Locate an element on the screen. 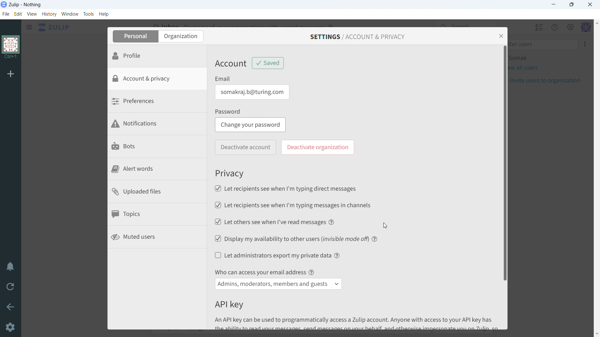 Image resolution: width=600 pixels, height=337 pixels. help menu is located at coordinates (555, 27).